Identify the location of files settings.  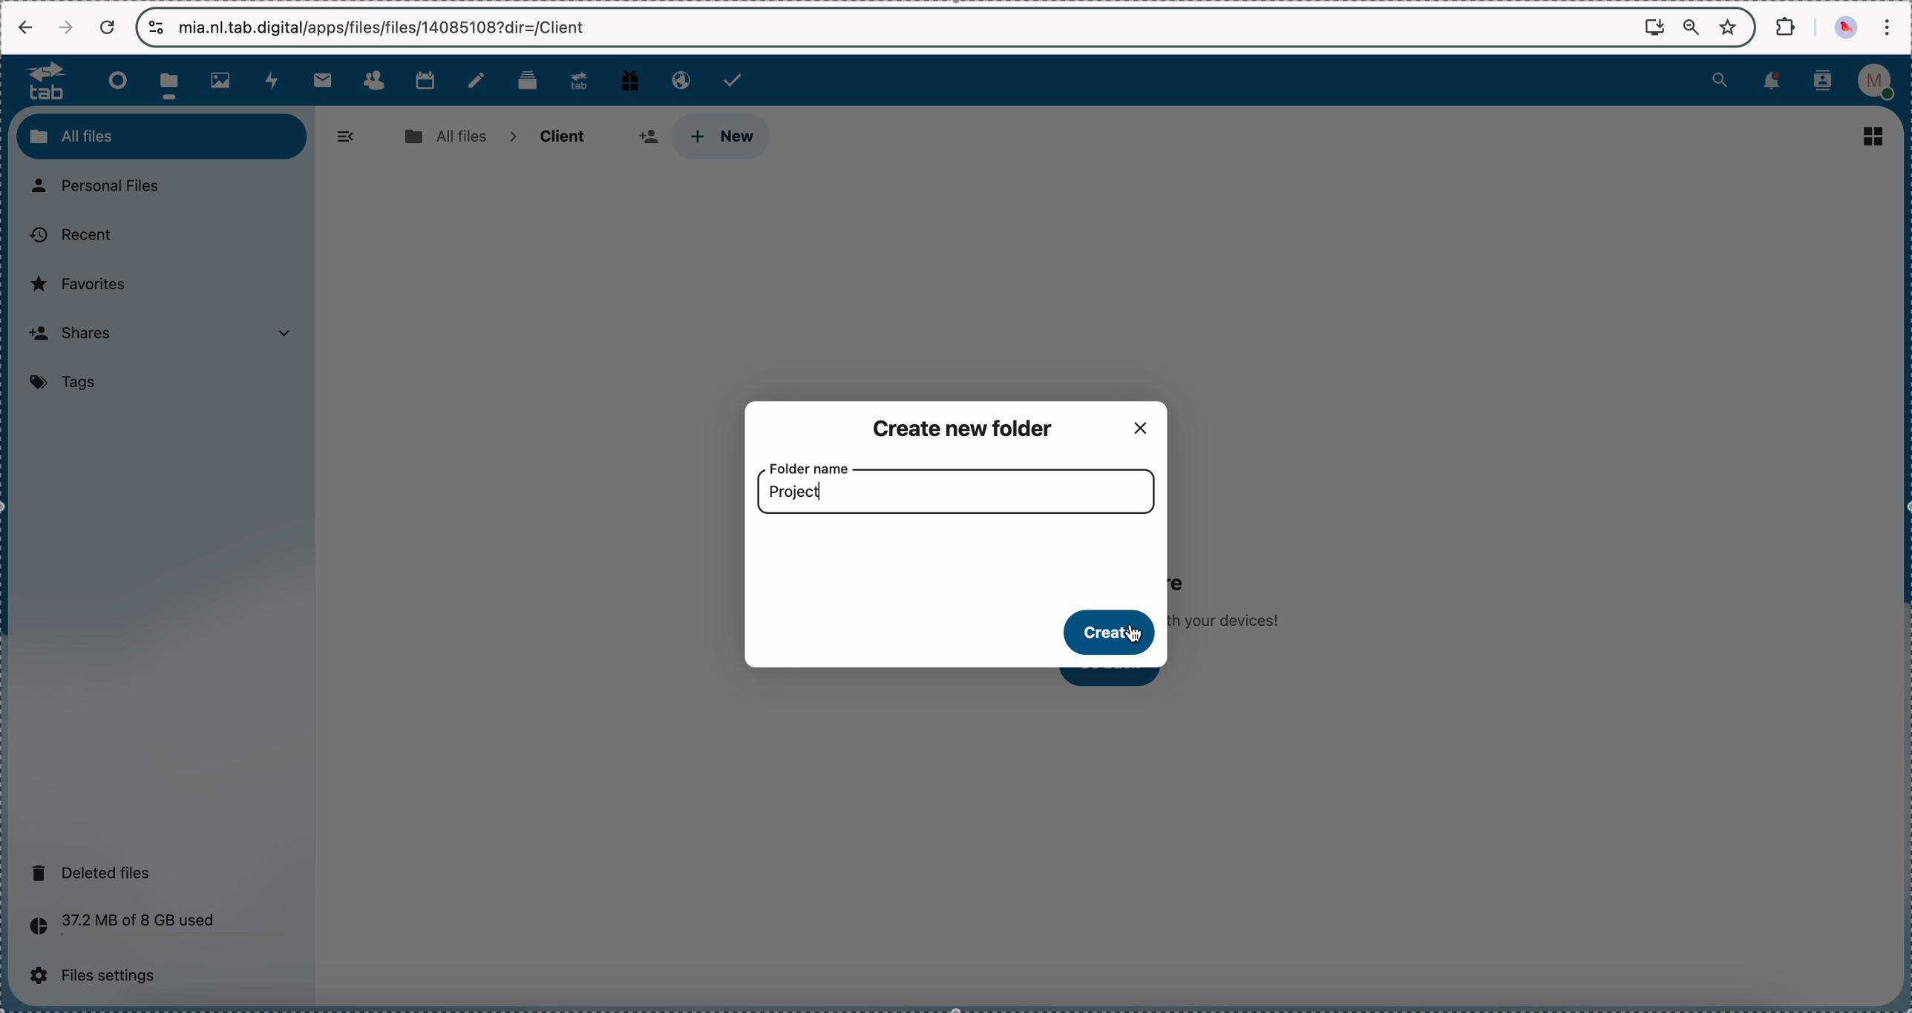
(100, 976).